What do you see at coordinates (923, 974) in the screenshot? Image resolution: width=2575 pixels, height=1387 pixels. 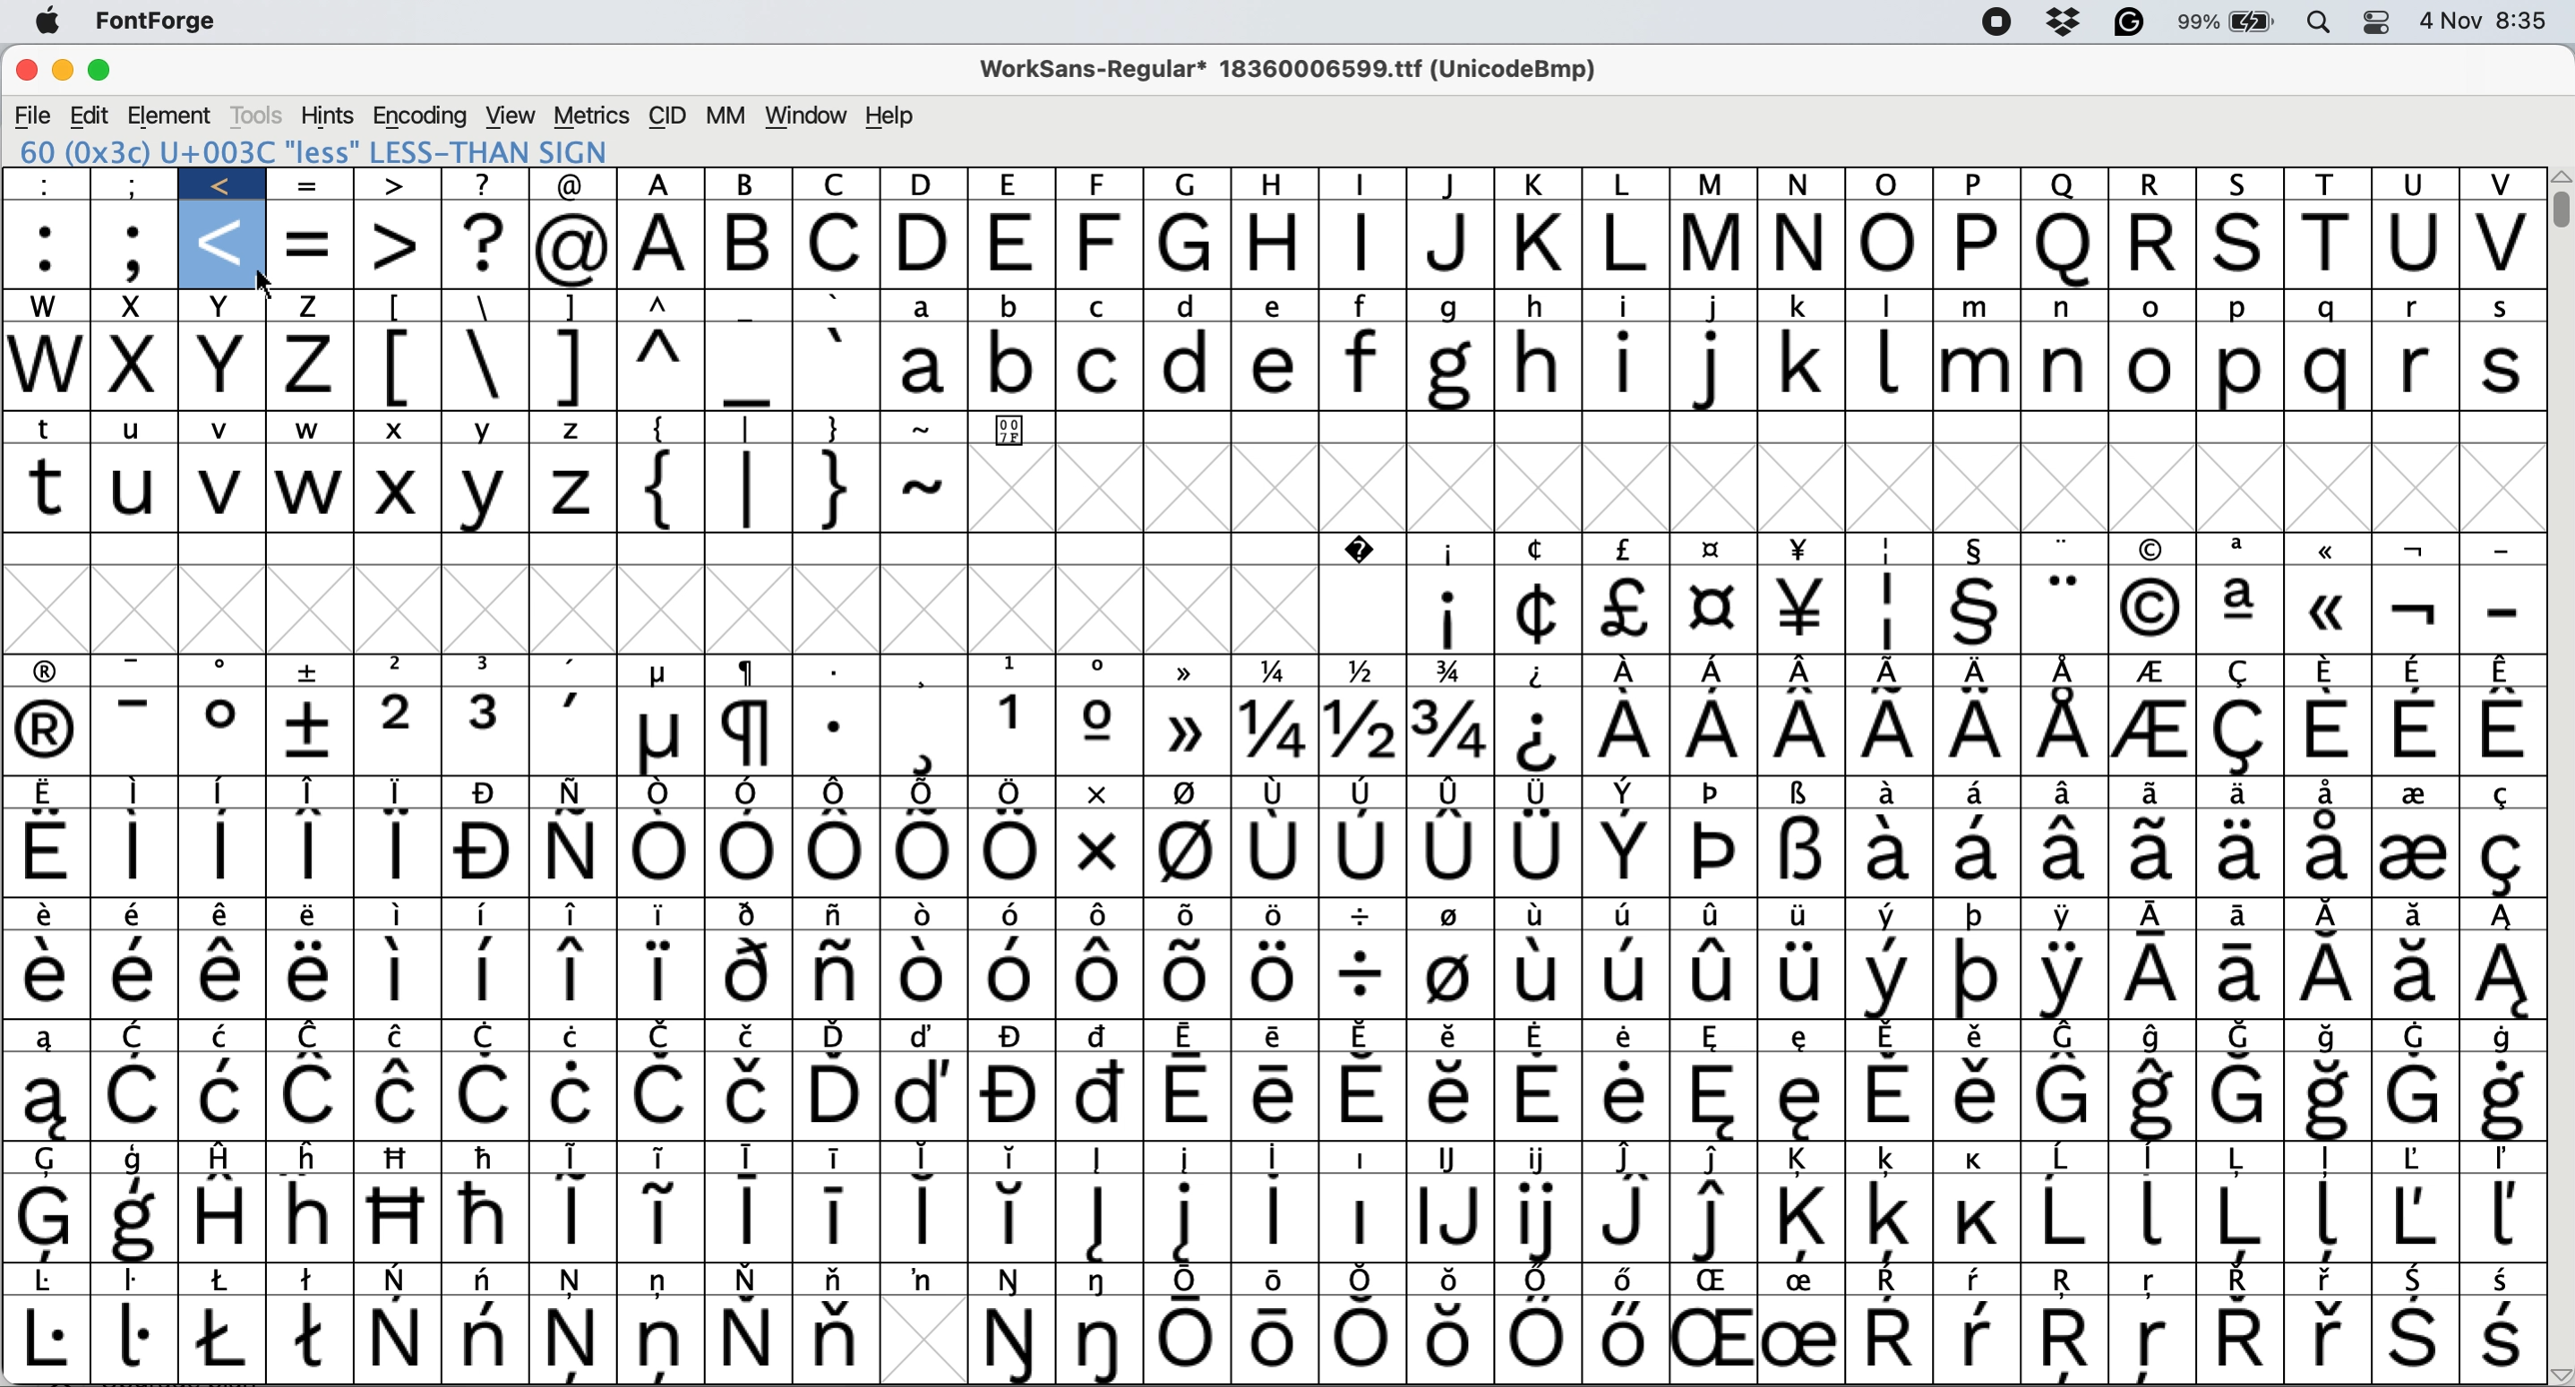 I see `Symbol` at bounding box center [923, 974].